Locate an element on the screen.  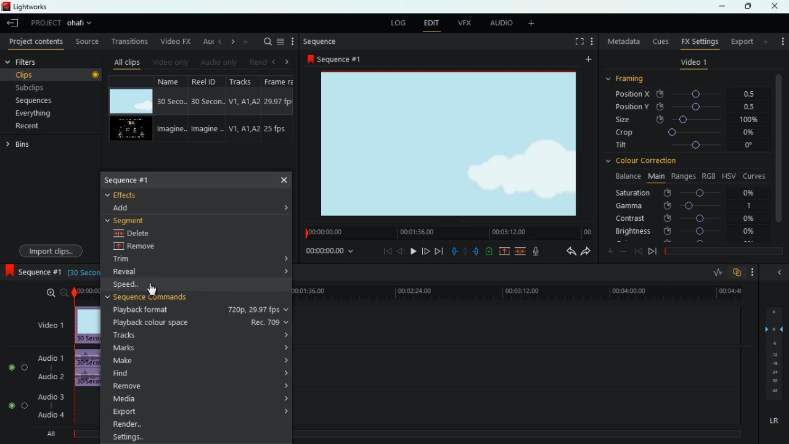
settings is located at coordinates (160, 437).